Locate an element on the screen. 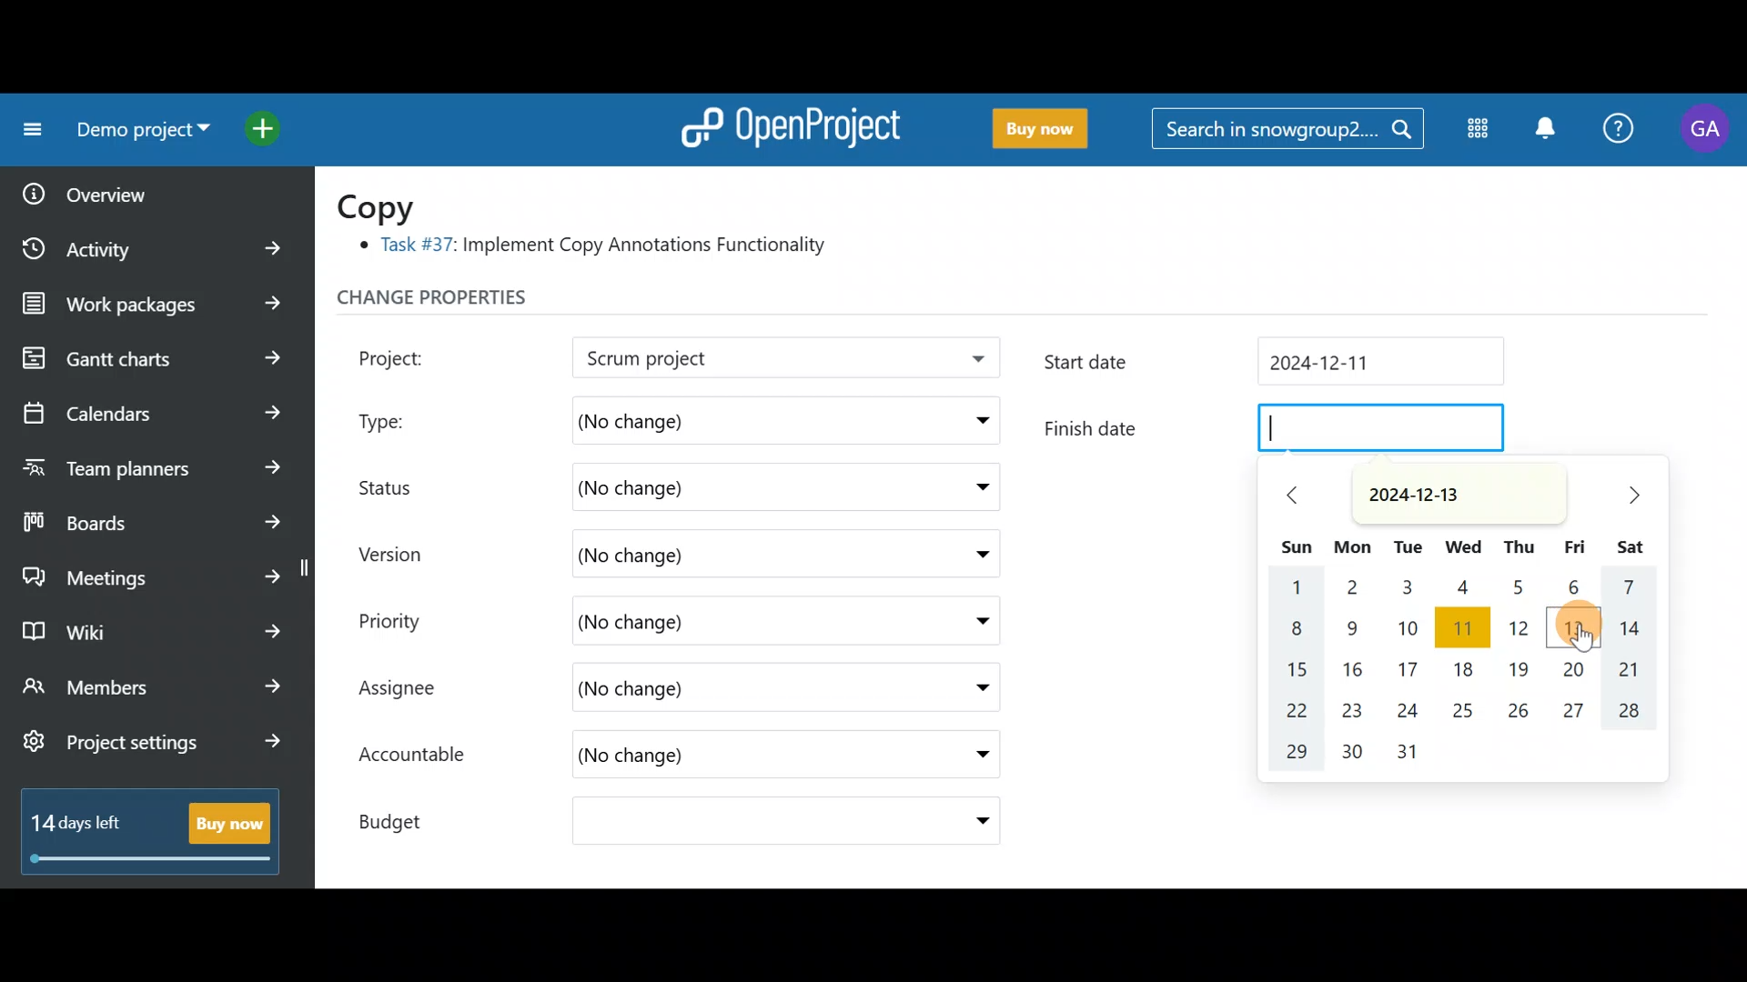 The image size is (1747, 982). Tue is located at coordinates (1409, 543).